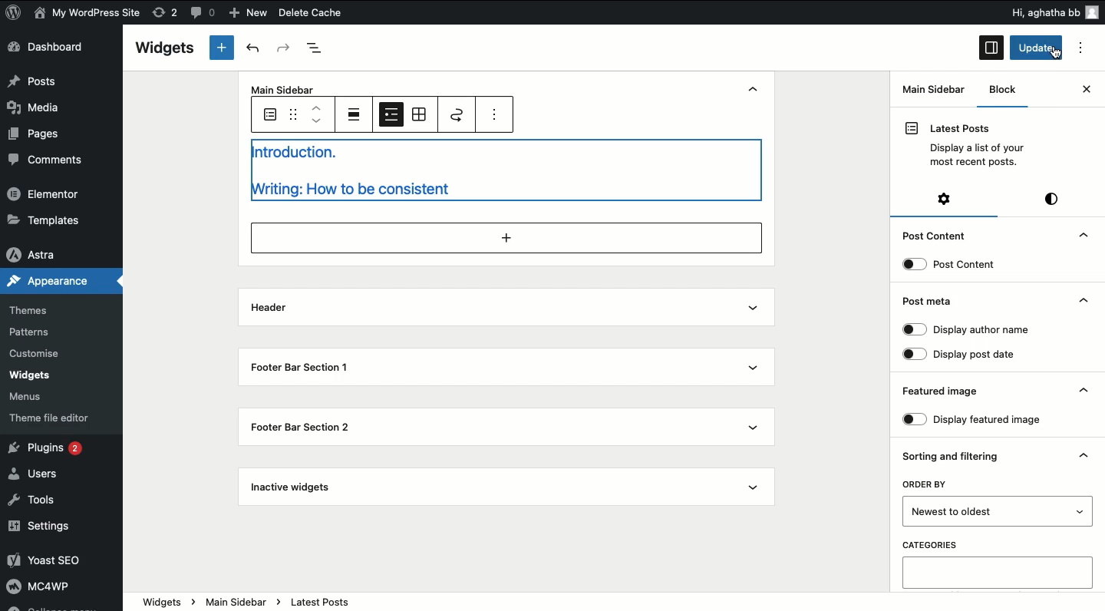  What do you see at coordinates (223, 48) in the screenshot?
I see `New tab` at bounding box center [223, 48].